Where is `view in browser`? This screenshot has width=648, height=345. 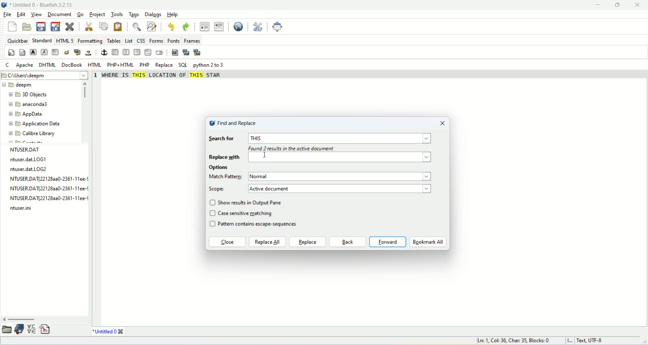
view in browser is located at coordinates (238, 27).